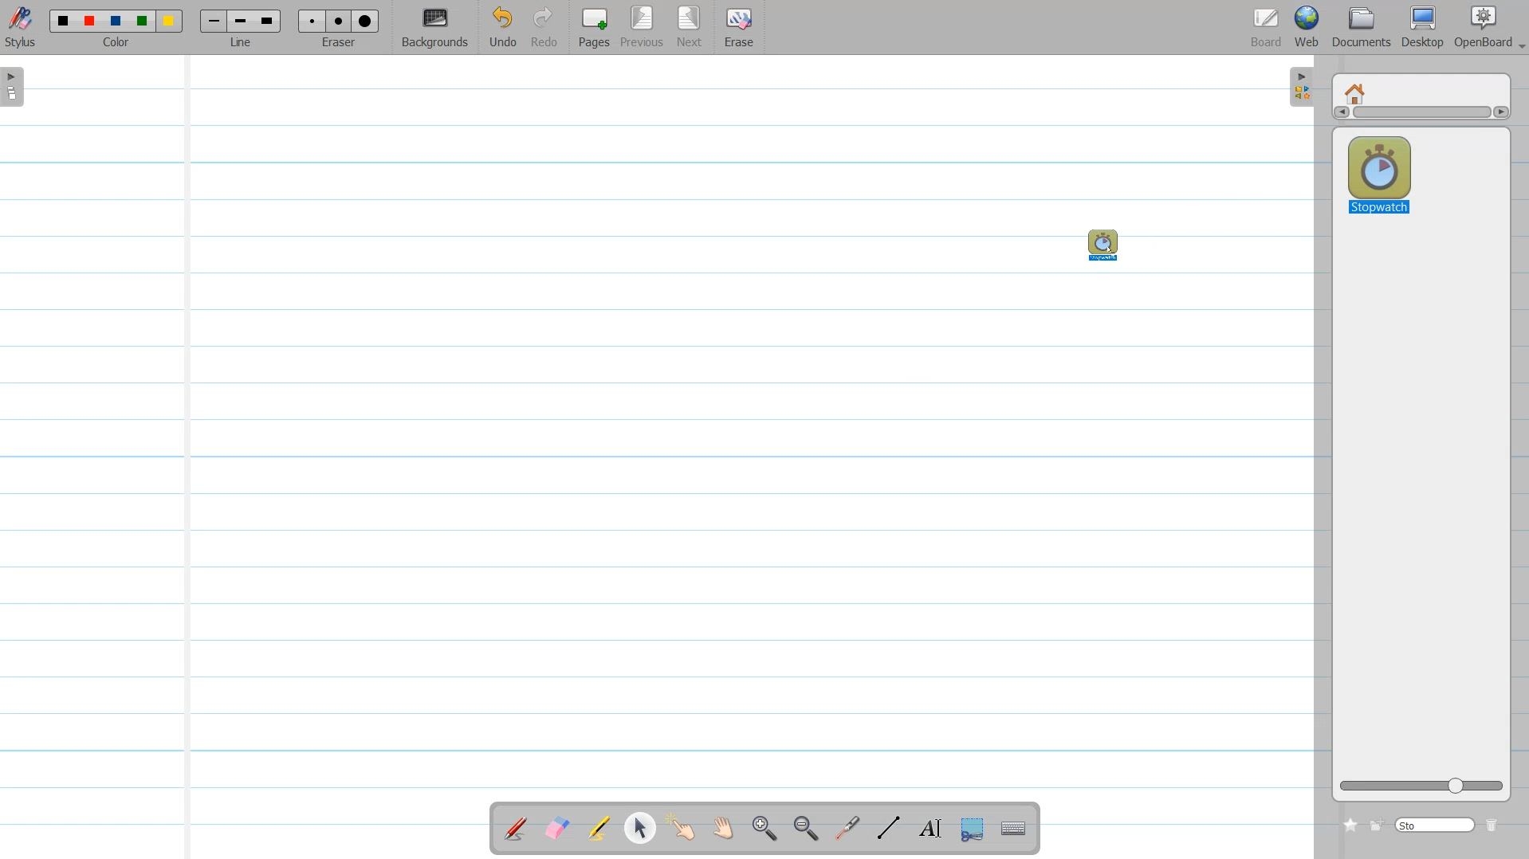 Image resolution: width=1529 pixels, height=859 pixels. I want to click on Capture part of the Screen, so click(975, 830).